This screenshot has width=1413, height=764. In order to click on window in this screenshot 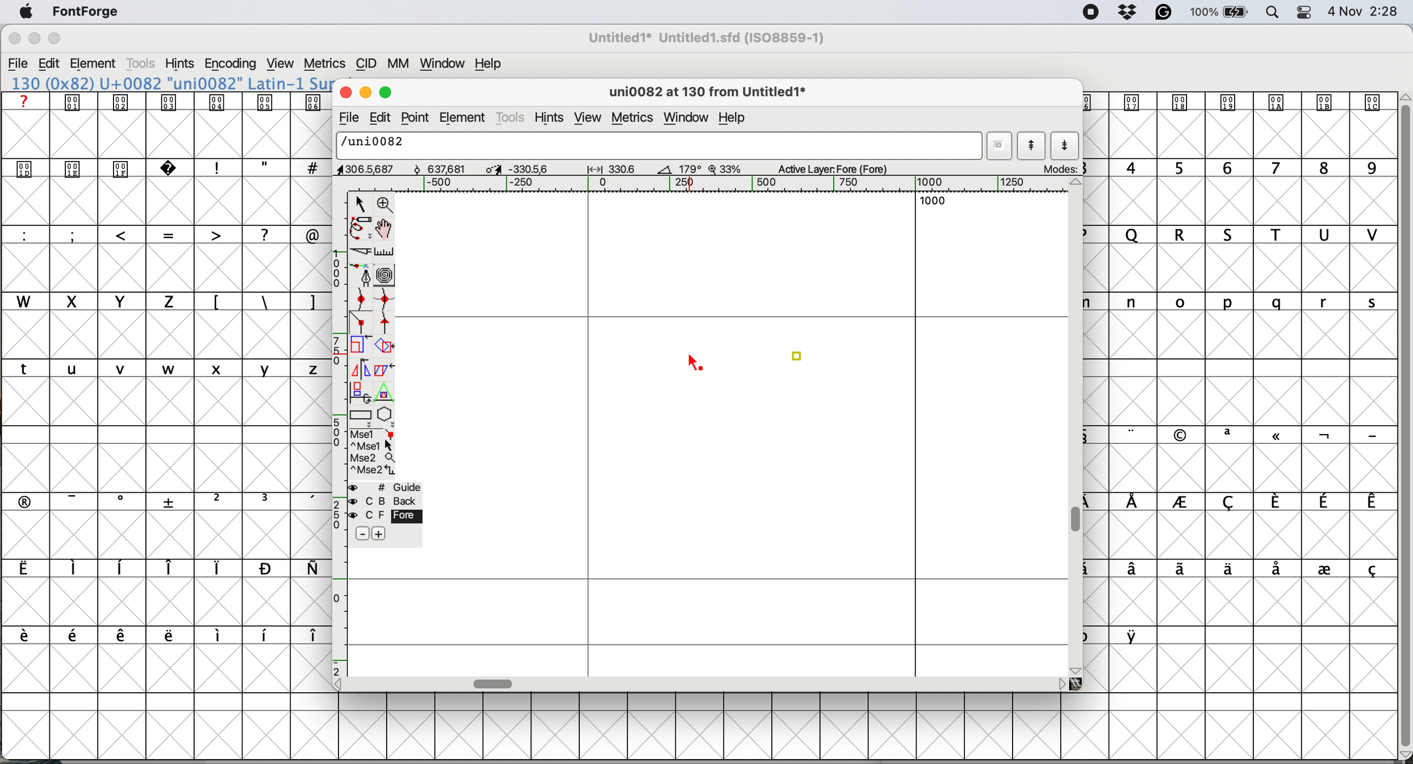, I will do `click(689, 118)`.